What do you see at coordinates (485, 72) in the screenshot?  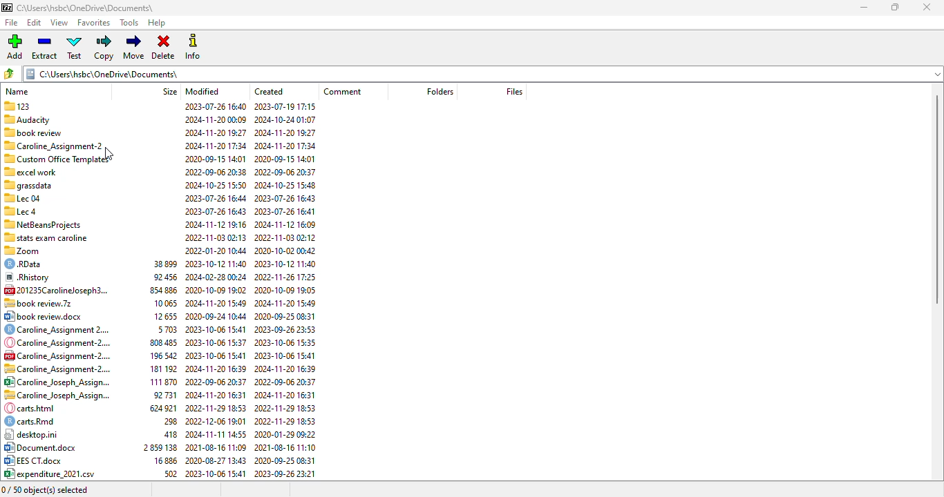 I see `i C\Users\hsbc\OneDrive\Documents\` at bounding box center [485, 72].